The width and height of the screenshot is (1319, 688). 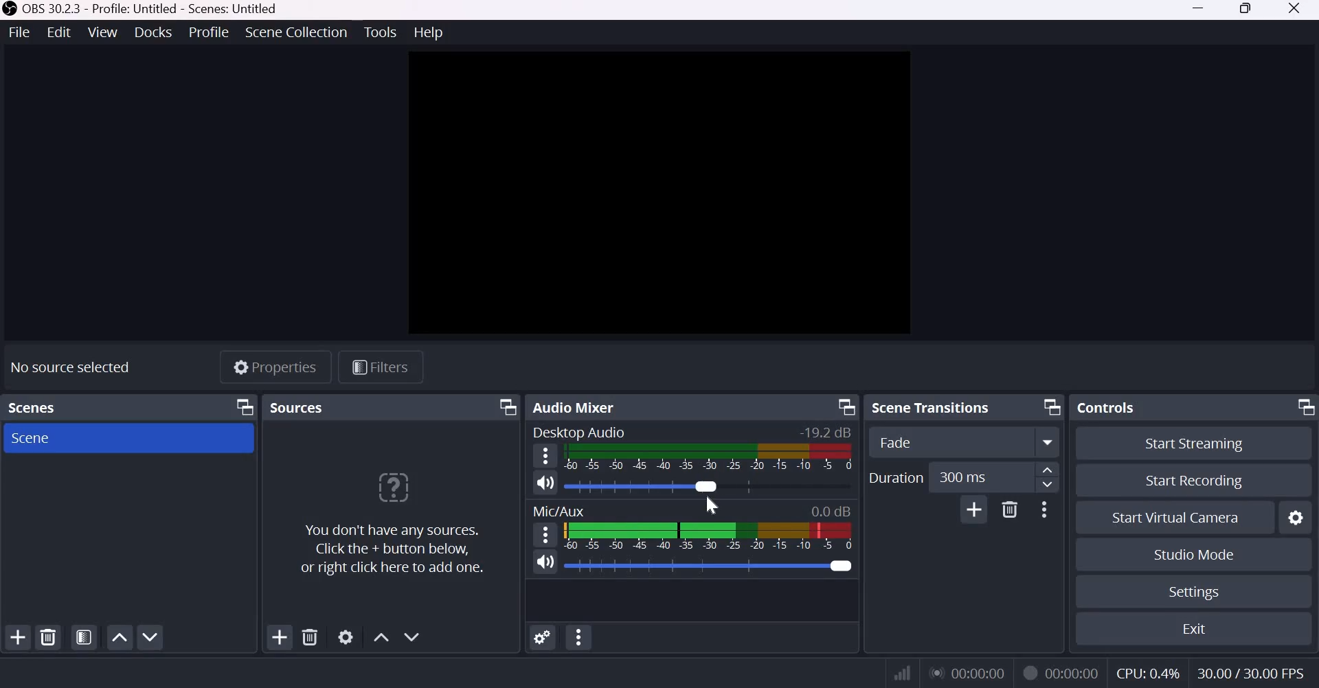 What do you see at coordinates (391, 525) in the screenshot?
I see `You don't have any sources. Click the + button below, or right click here to add one` at bounding box center [391, 525].